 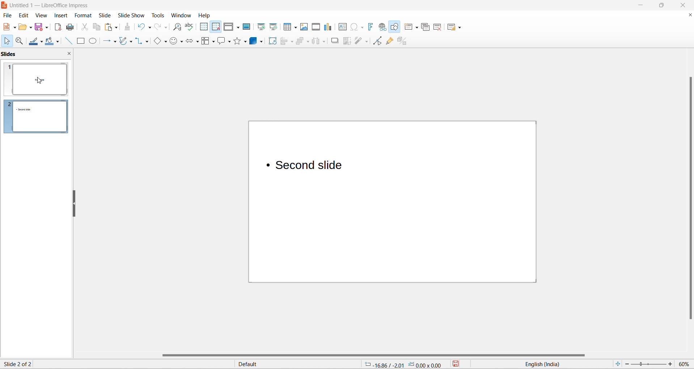 What do you see at coordinates (263, 41) in the screenshot?
I see `3d object options` at bounding box center [263, 41].